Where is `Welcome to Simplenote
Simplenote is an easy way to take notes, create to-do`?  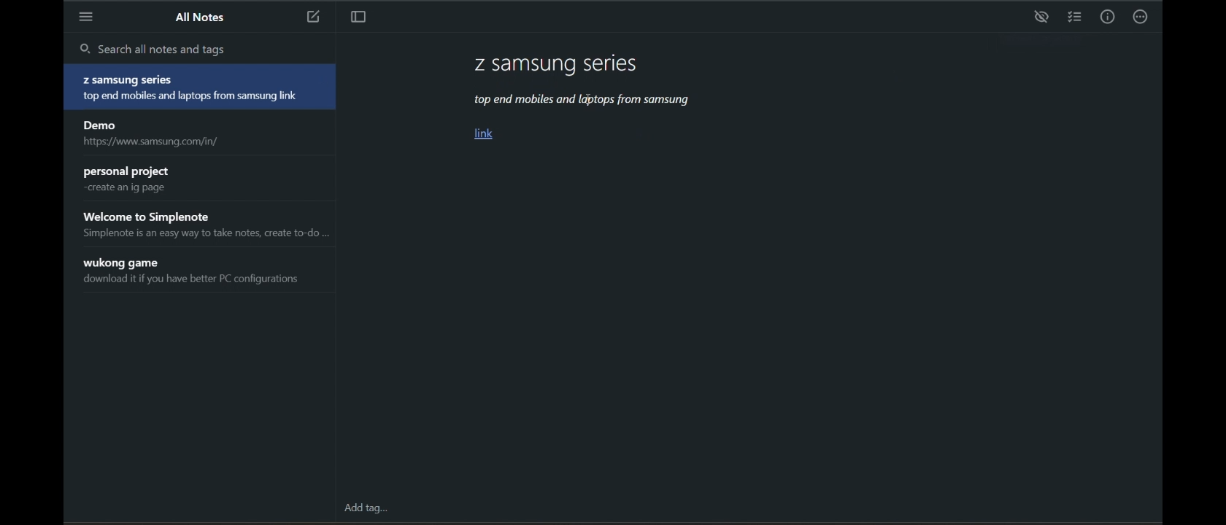 Welcome to Simplenote
Simplenote is an easy way to take notes, create to-do is located at coordinates (204, 226).